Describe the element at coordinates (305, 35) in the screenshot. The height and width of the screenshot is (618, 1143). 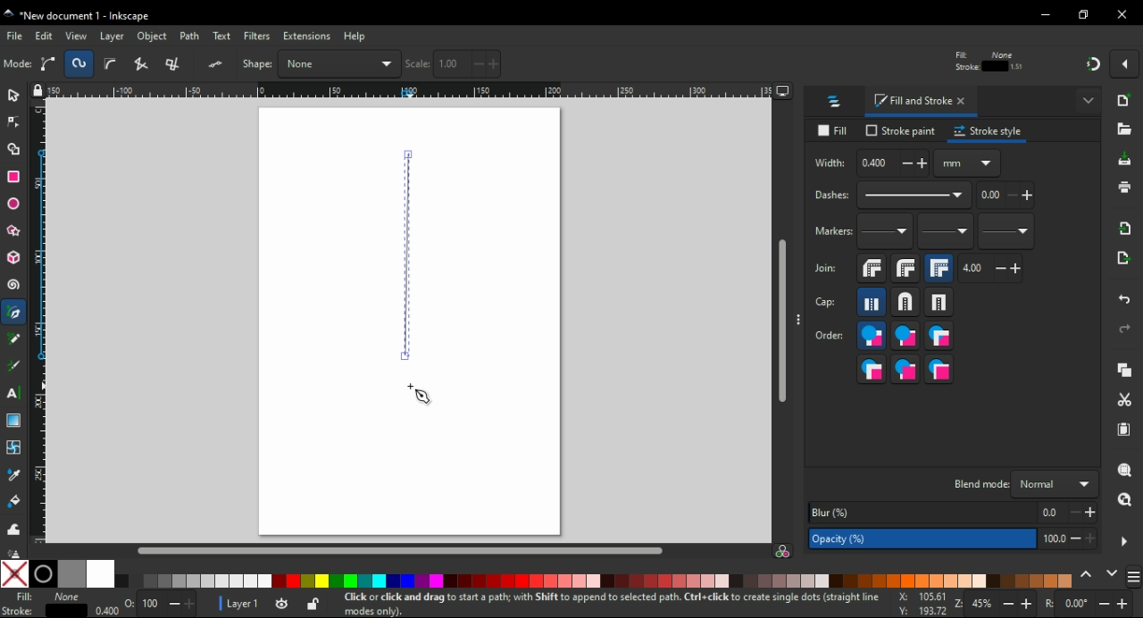
I see `extension` at that location.